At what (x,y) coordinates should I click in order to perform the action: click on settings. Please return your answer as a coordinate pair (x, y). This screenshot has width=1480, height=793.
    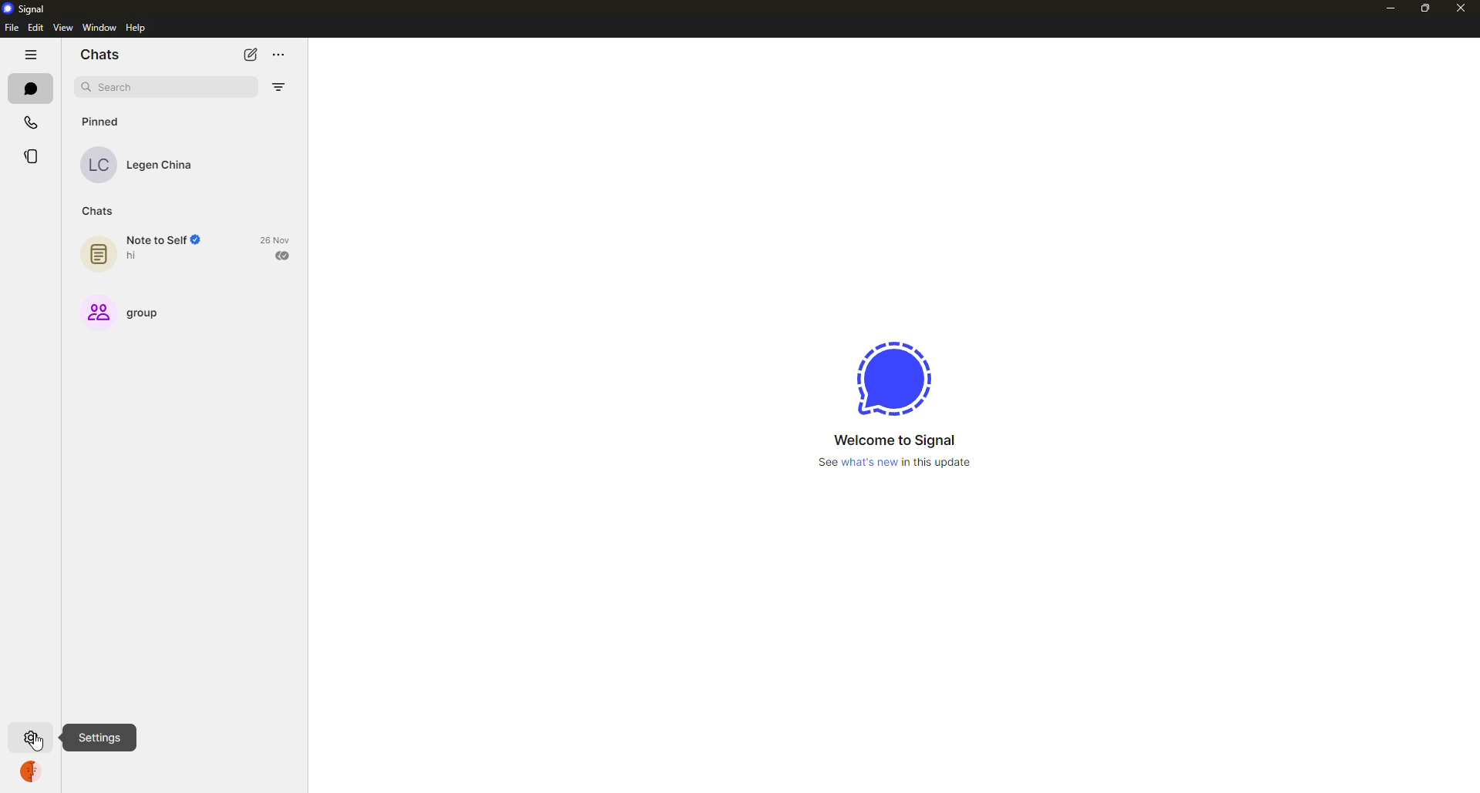
    Looking at the image, I should click on (32, 738).